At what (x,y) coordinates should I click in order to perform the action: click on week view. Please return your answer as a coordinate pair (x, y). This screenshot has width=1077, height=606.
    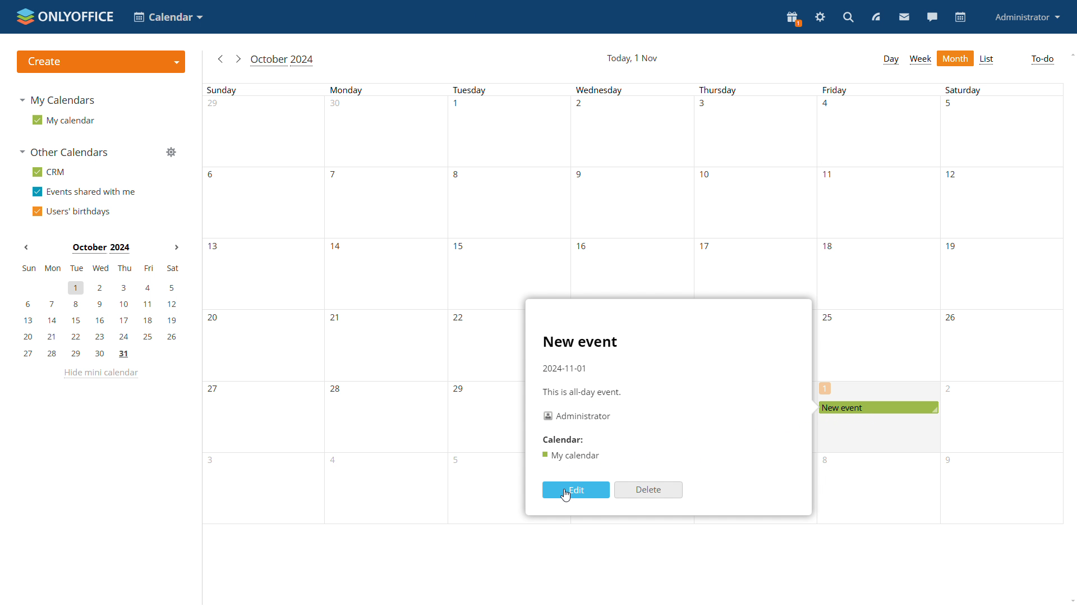
    Looking at the image, I should click on (921, 60).